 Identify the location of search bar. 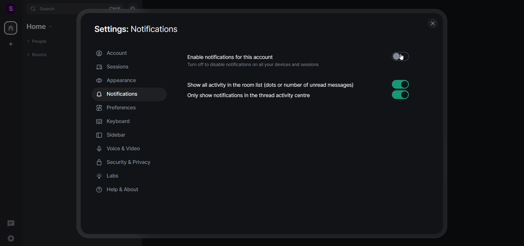
(75, 9).